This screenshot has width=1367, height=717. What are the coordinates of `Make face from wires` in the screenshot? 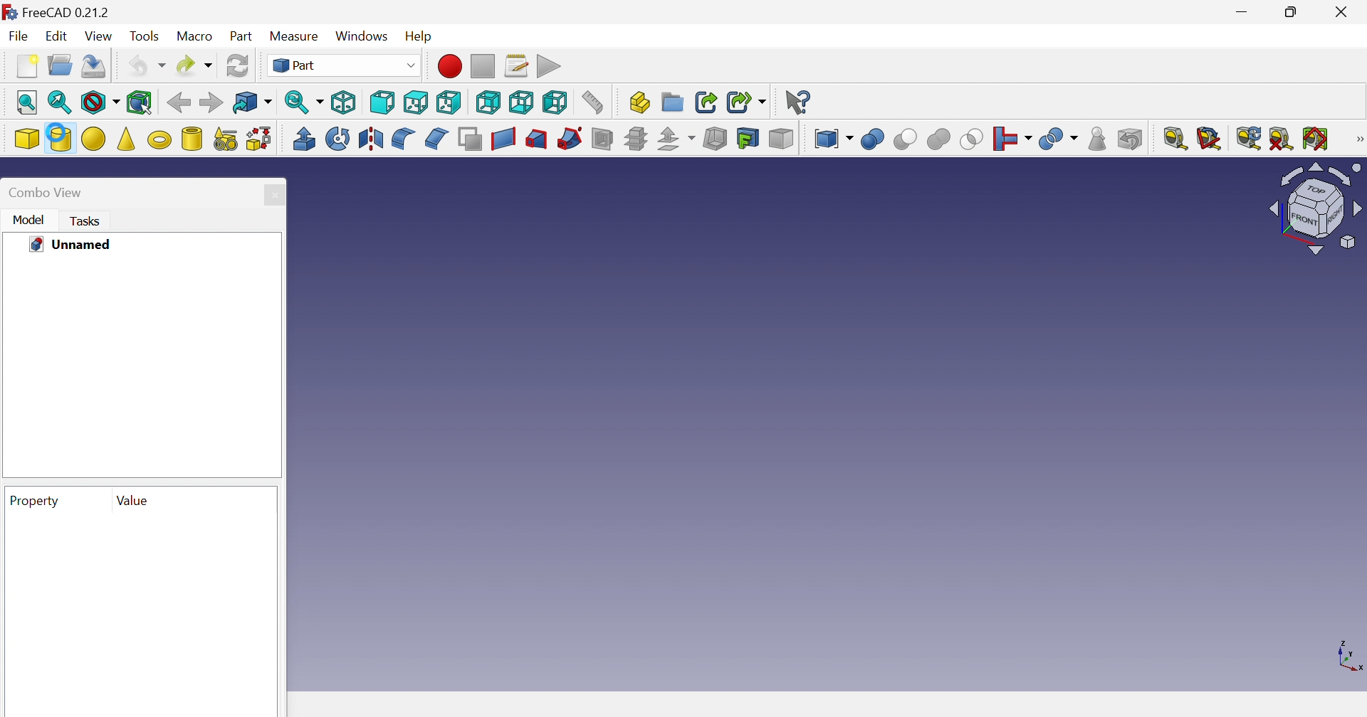 It's located at (470, 140).